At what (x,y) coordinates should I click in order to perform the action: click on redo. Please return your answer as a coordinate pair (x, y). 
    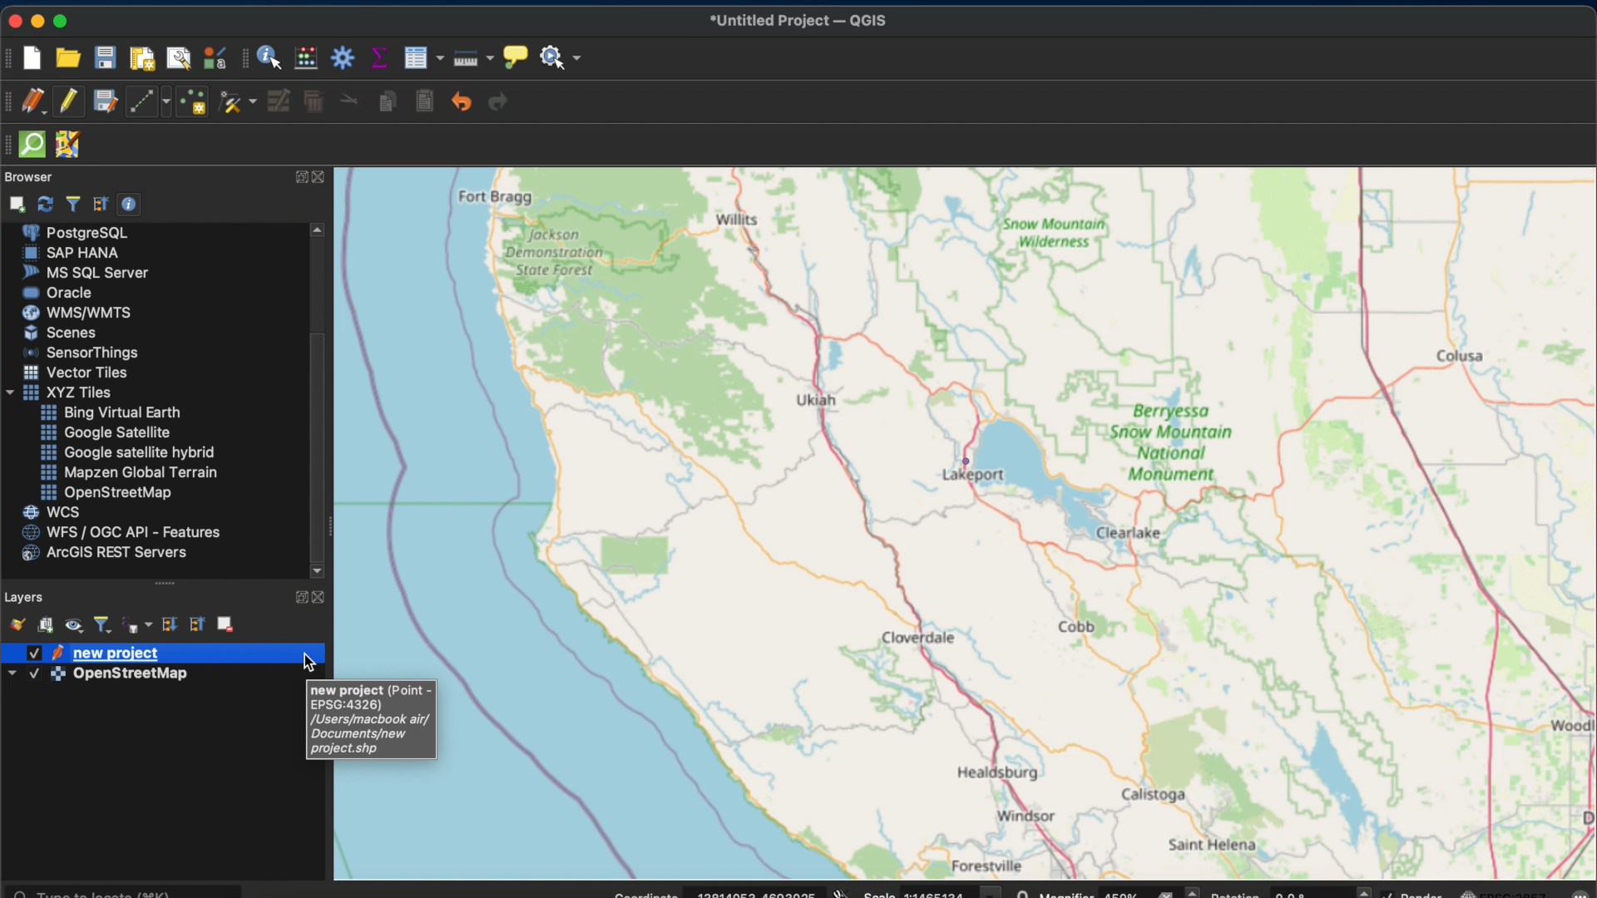
    Looking at the image, I should click on (497, 101).